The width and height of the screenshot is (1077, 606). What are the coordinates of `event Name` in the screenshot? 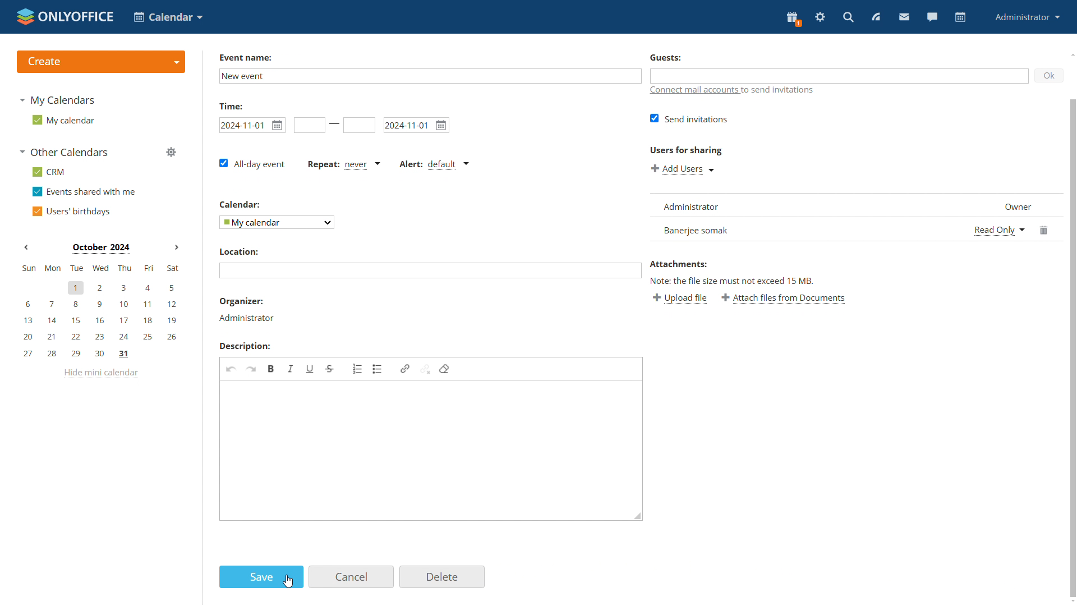 It's located at (247, 57).